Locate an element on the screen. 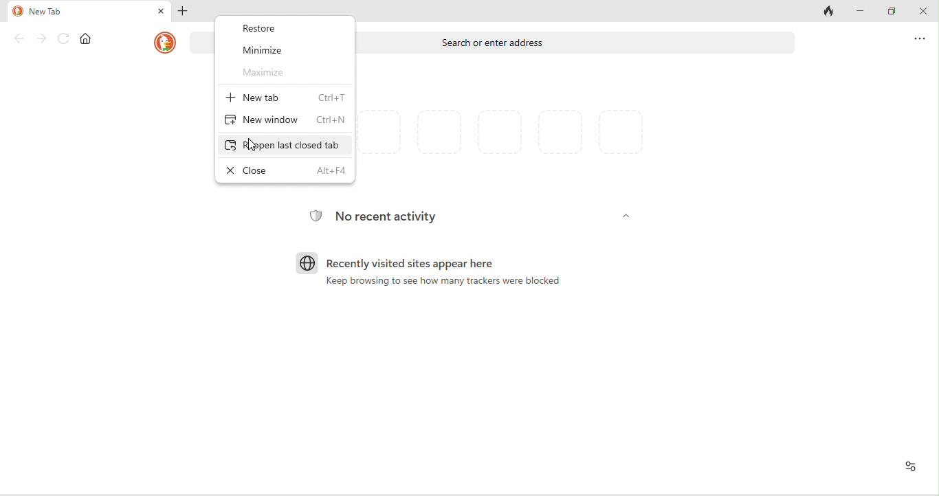 This screenshot has height=496, width=939. cursor movement is located at coordinates (254, 145).